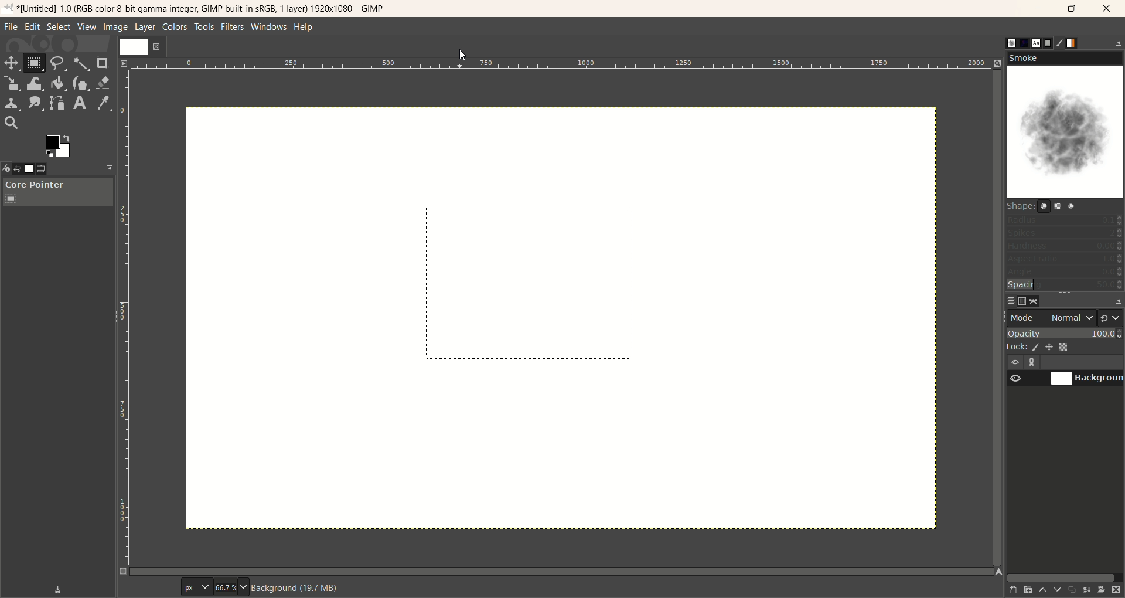 The height and width of the screenshot is (598, 1125). What do you see at coordinates (103, 104) in the screenshot?
I see `color picker tool` at bounding box center [103, 104].